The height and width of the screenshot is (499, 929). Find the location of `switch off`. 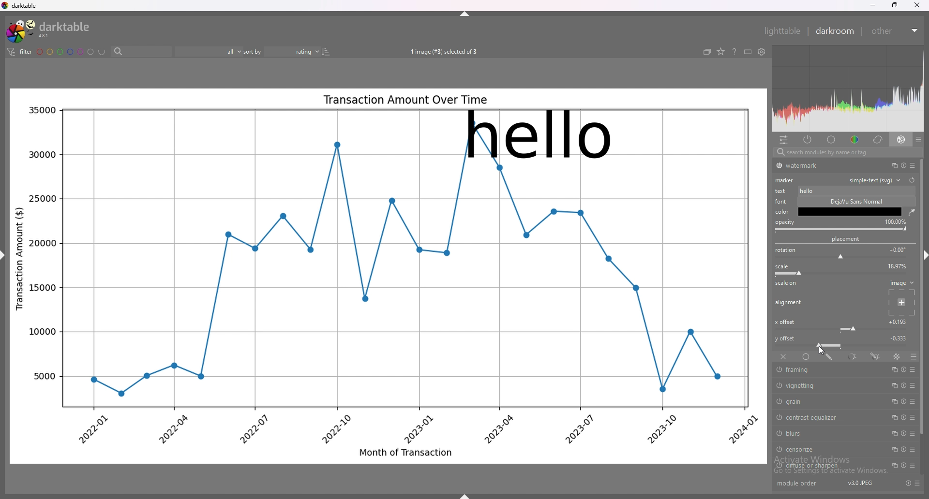

switch off is located at coordinates (778, 466).